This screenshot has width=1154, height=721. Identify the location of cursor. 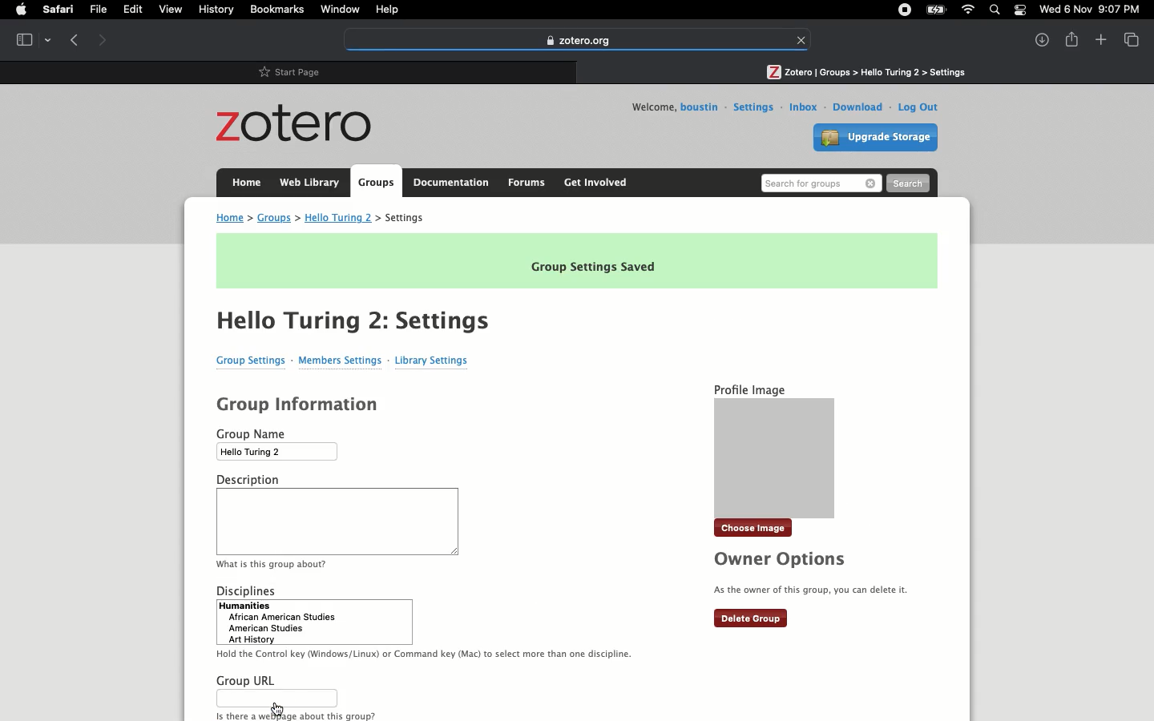
(278, 708).